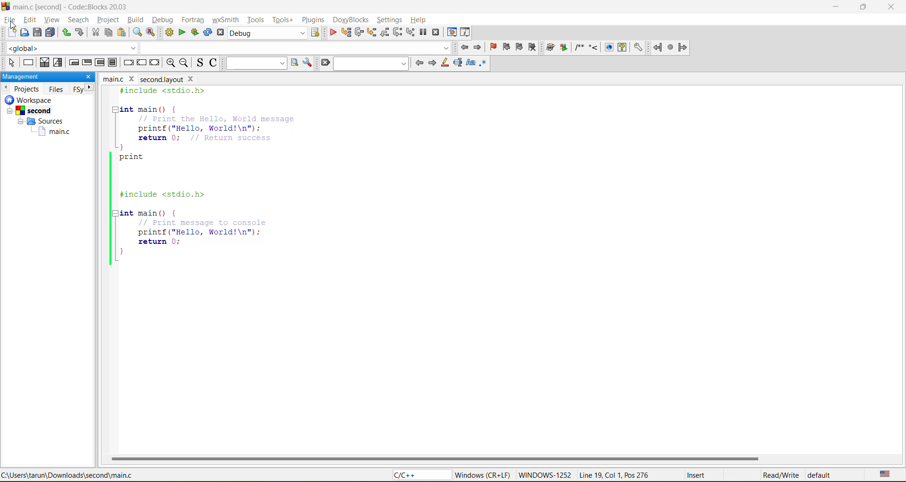 This screenshot has height=482, width=906. What do you see at coordinates (44, 63) in the screenshot?
I see `decision` at bounding box center [44, 63].